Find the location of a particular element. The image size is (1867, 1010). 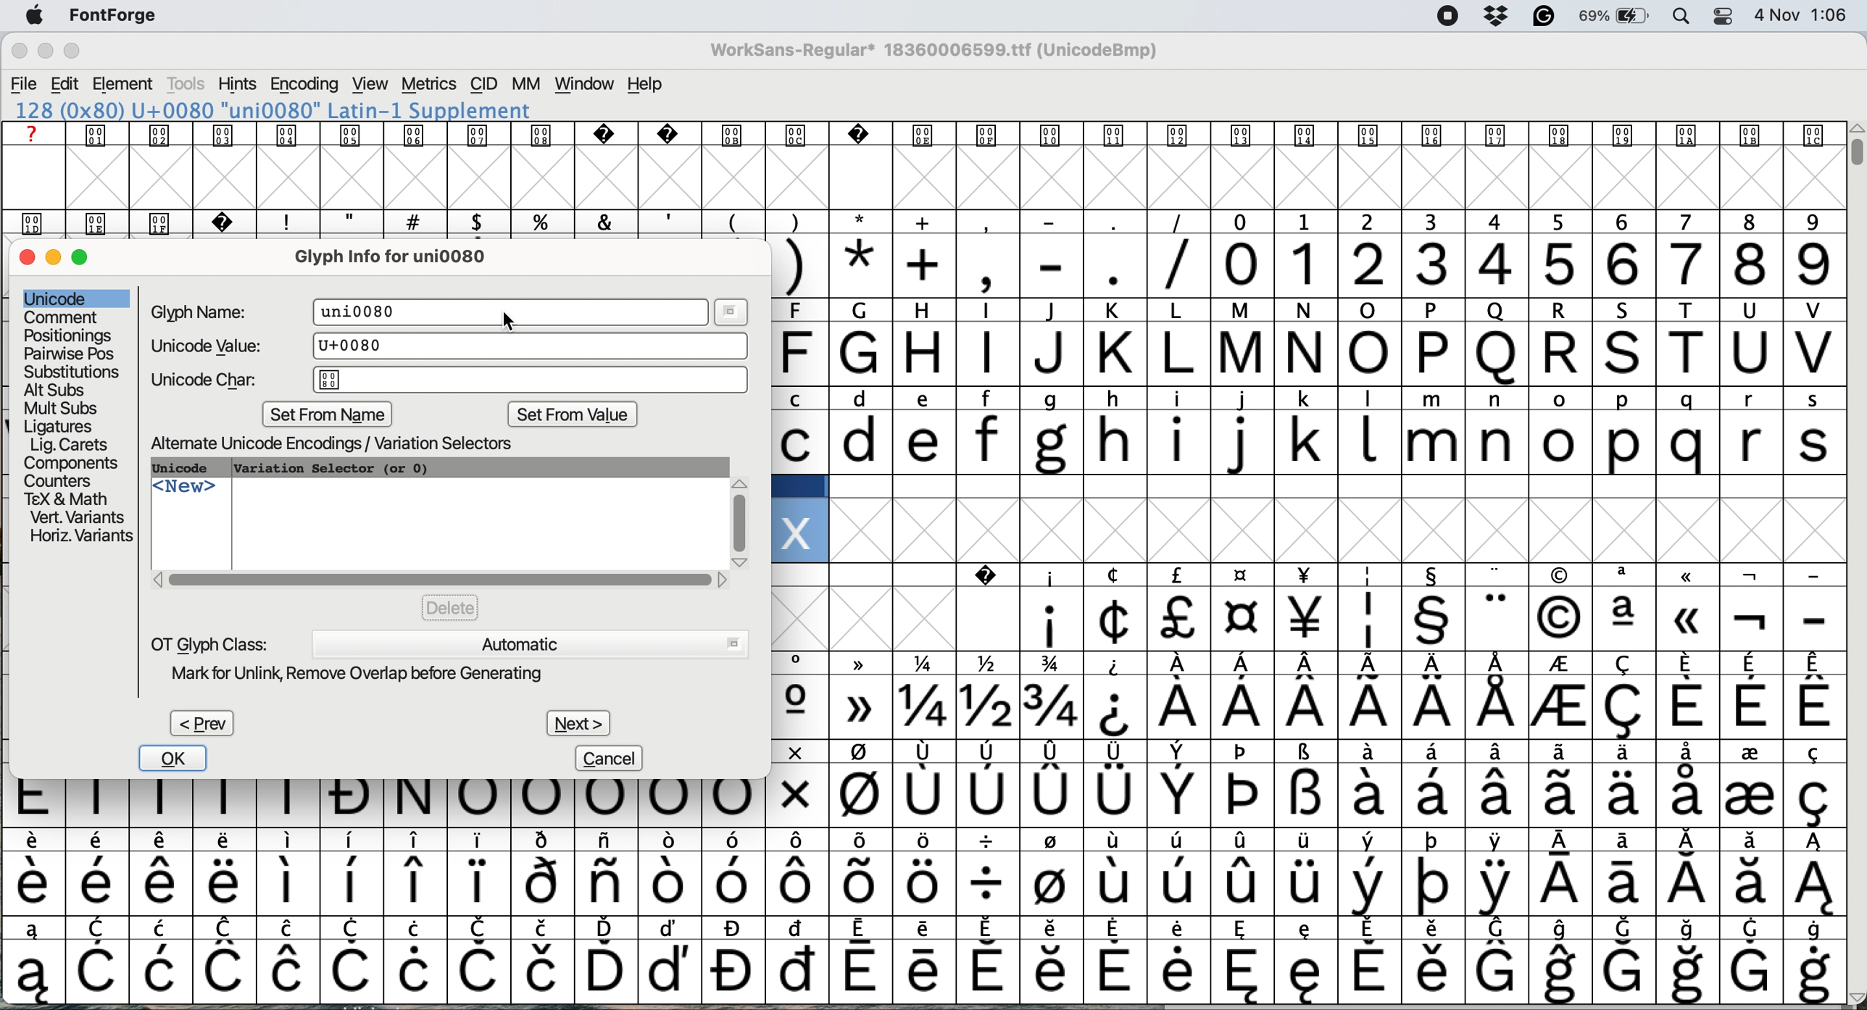

special characters is located at coordinates (1306, 665).